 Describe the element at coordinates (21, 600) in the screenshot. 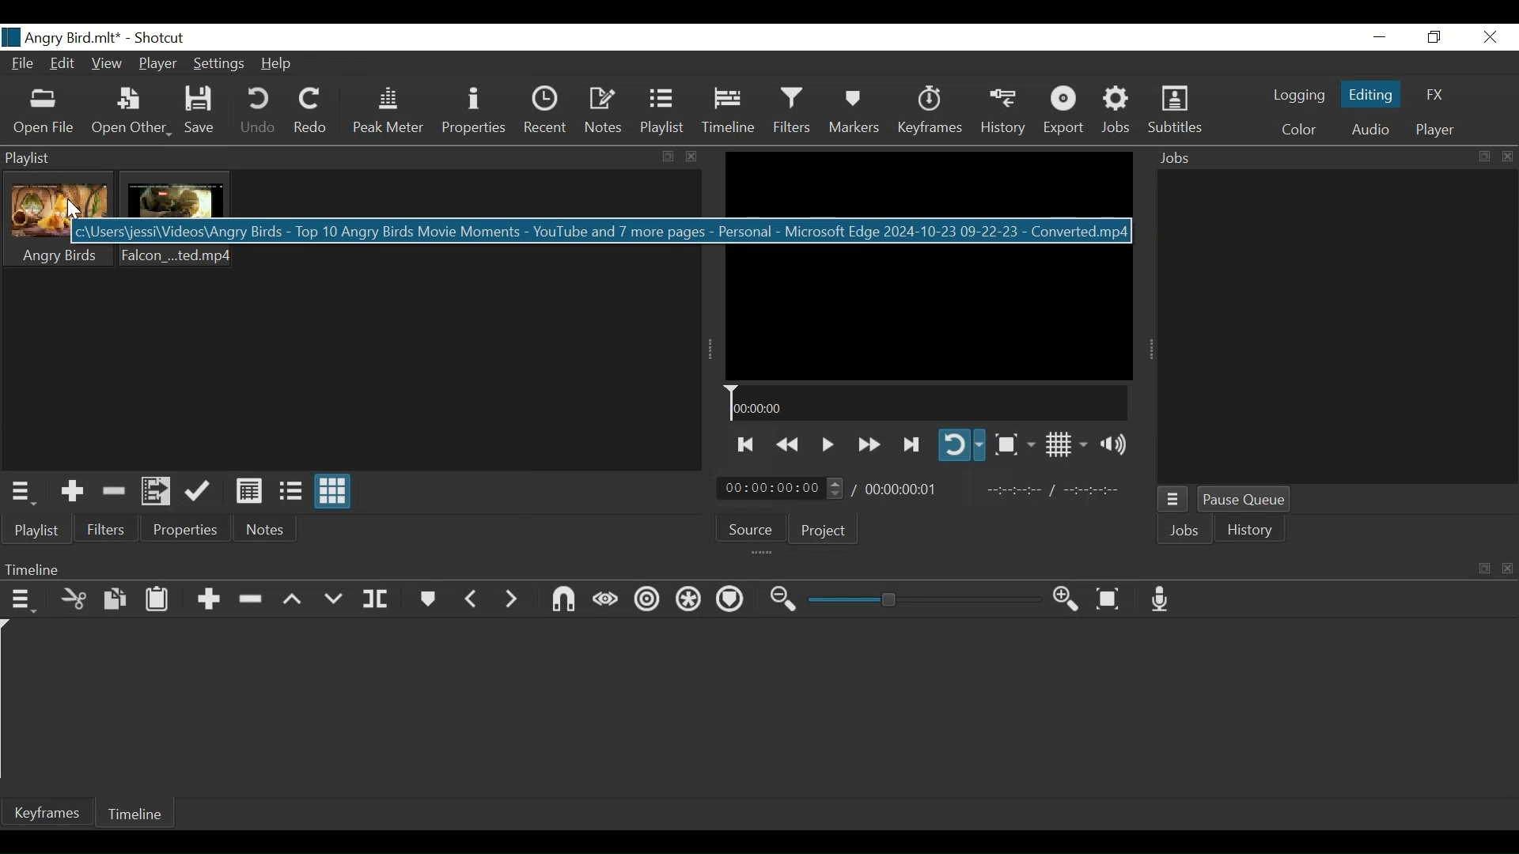

I see `Timeline menu` at that location.